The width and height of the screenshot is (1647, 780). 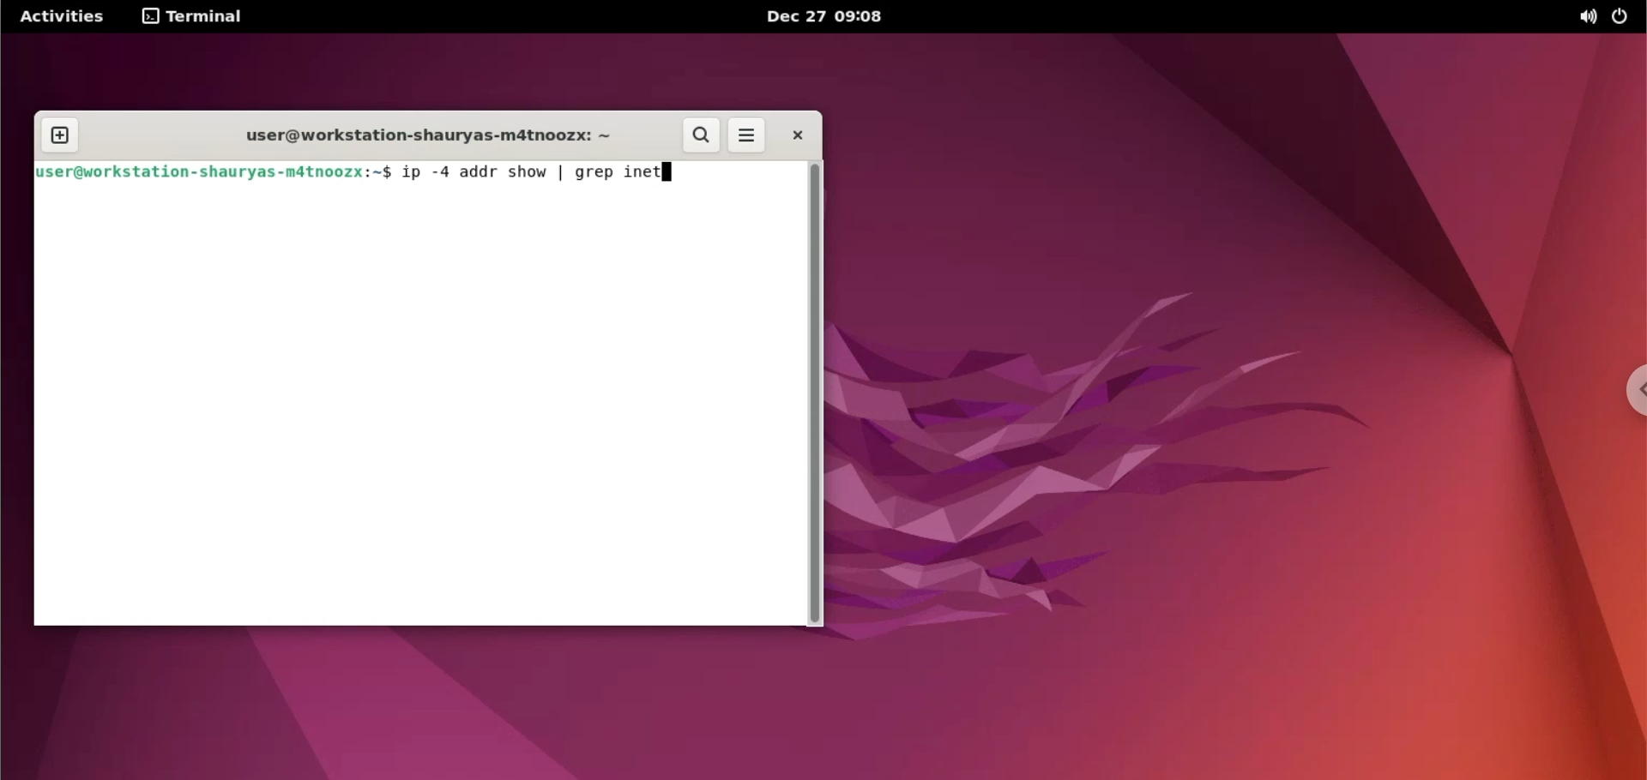 I want to click on close, so click(x=797, y=138).